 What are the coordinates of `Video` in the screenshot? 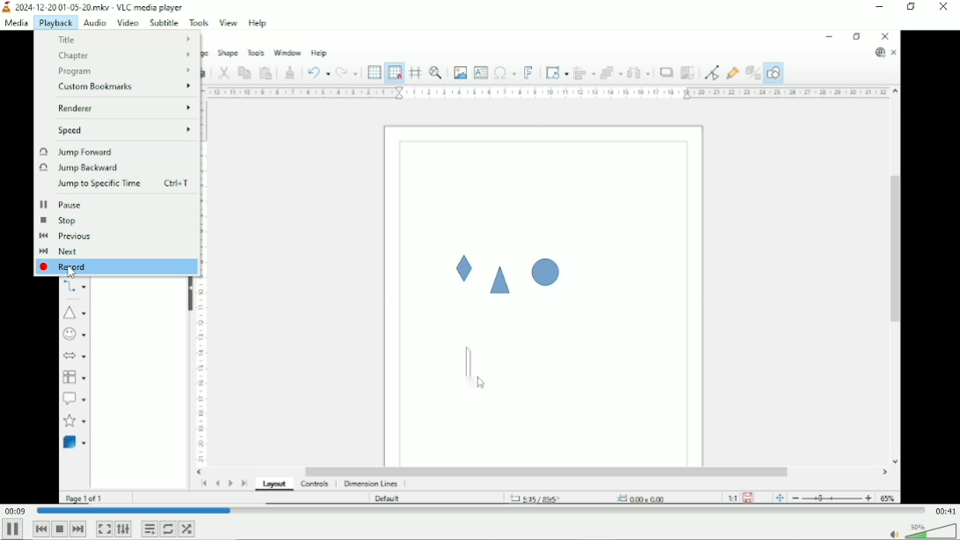 It's located at (557, 267).